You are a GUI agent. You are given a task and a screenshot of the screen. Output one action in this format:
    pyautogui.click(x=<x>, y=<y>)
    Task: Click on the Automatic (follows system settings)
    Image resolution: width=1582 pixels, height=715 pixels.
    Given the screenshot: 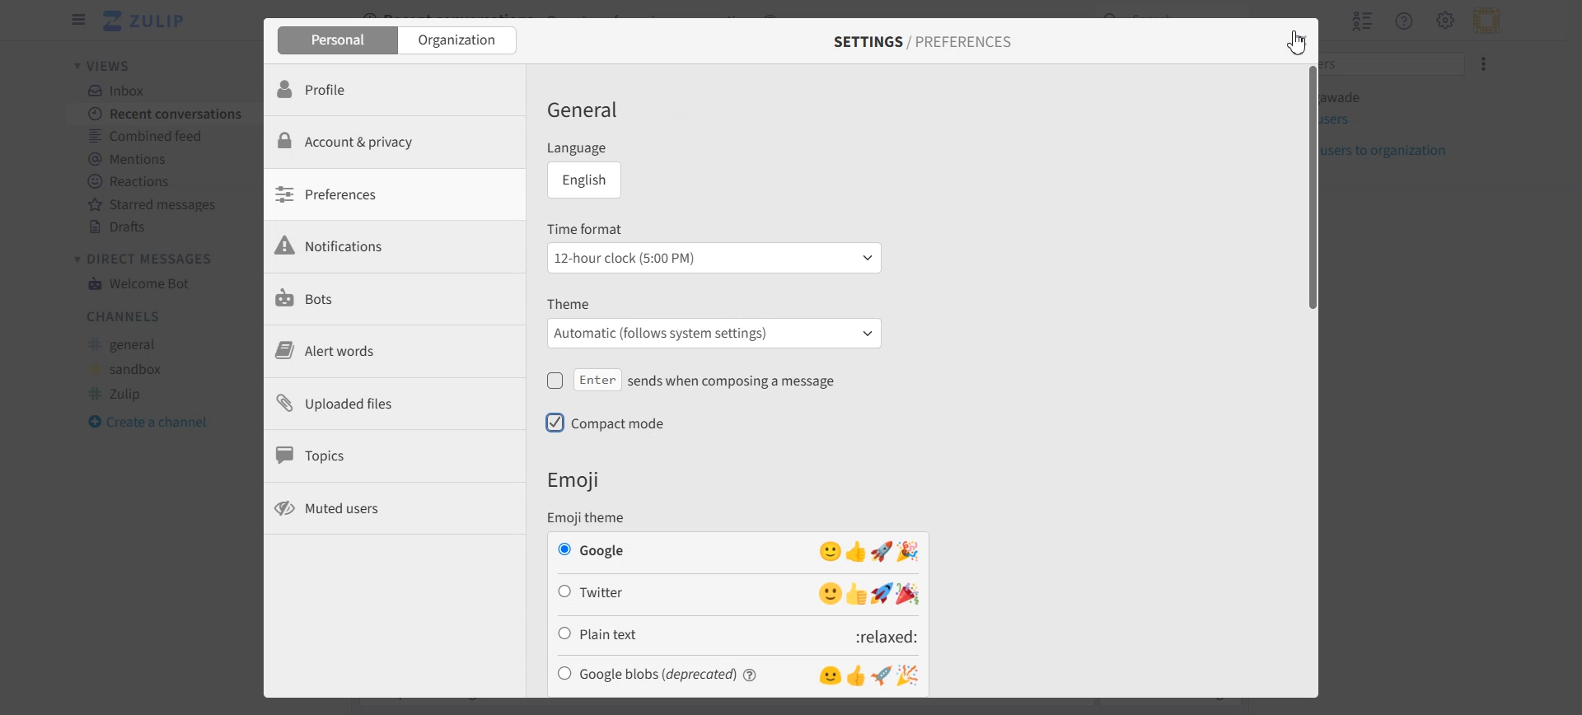 What is the action you would take?
    pyautogui.click(x=717, y=333)
    